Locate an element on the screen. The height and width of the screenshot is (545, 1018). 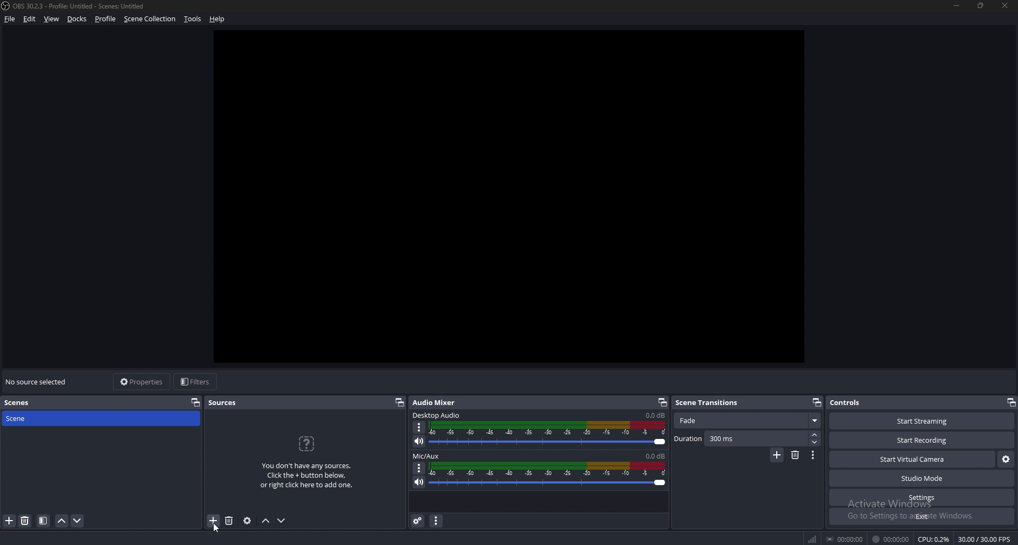
 Scene scene is located at coordinates (23, 417).